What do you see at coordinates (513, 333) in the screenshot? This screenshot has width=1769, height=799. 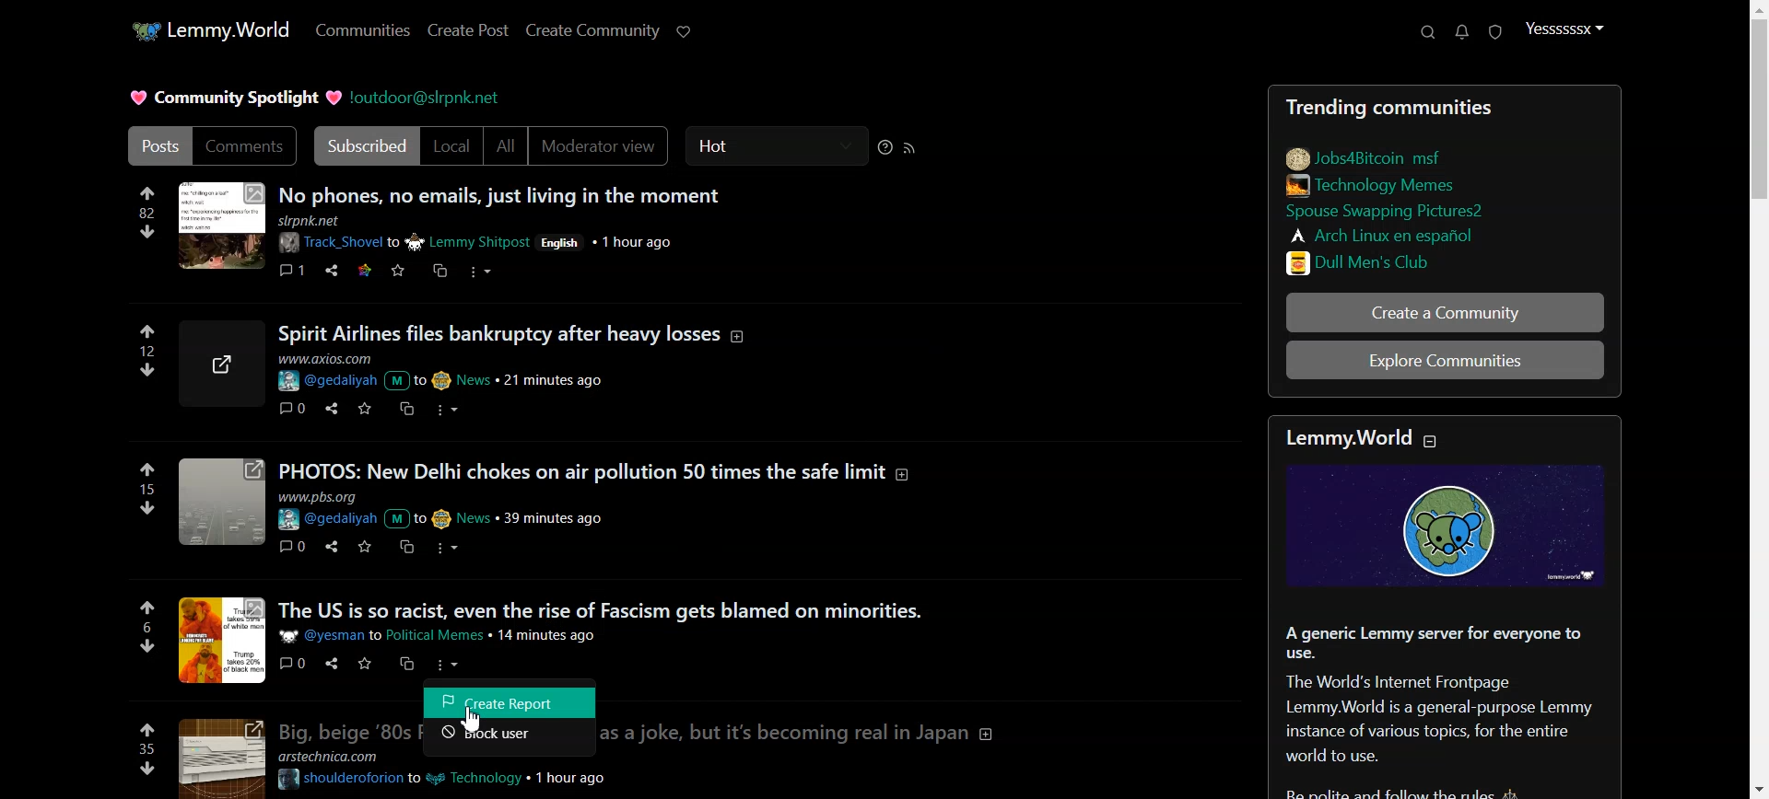 I see `post ` at bounding box center [513, 333].